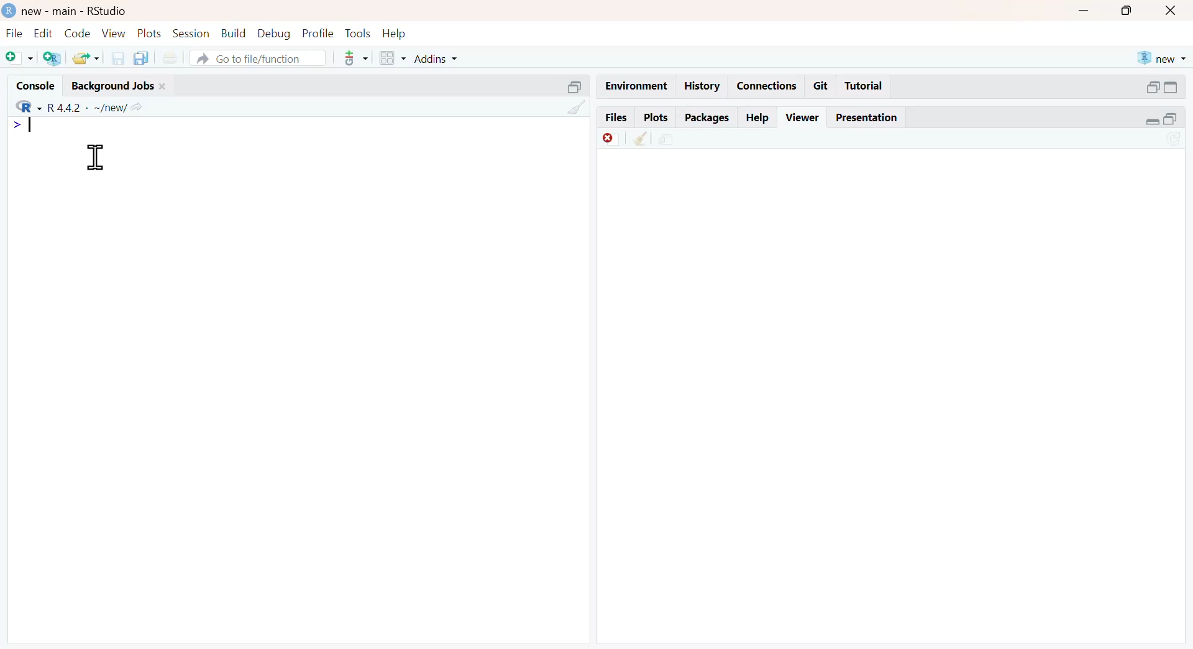 The image size is (1193, 649). Describe the element at coordinates (1086, 10) in the screenshot. I see `Minimise ` at that location.